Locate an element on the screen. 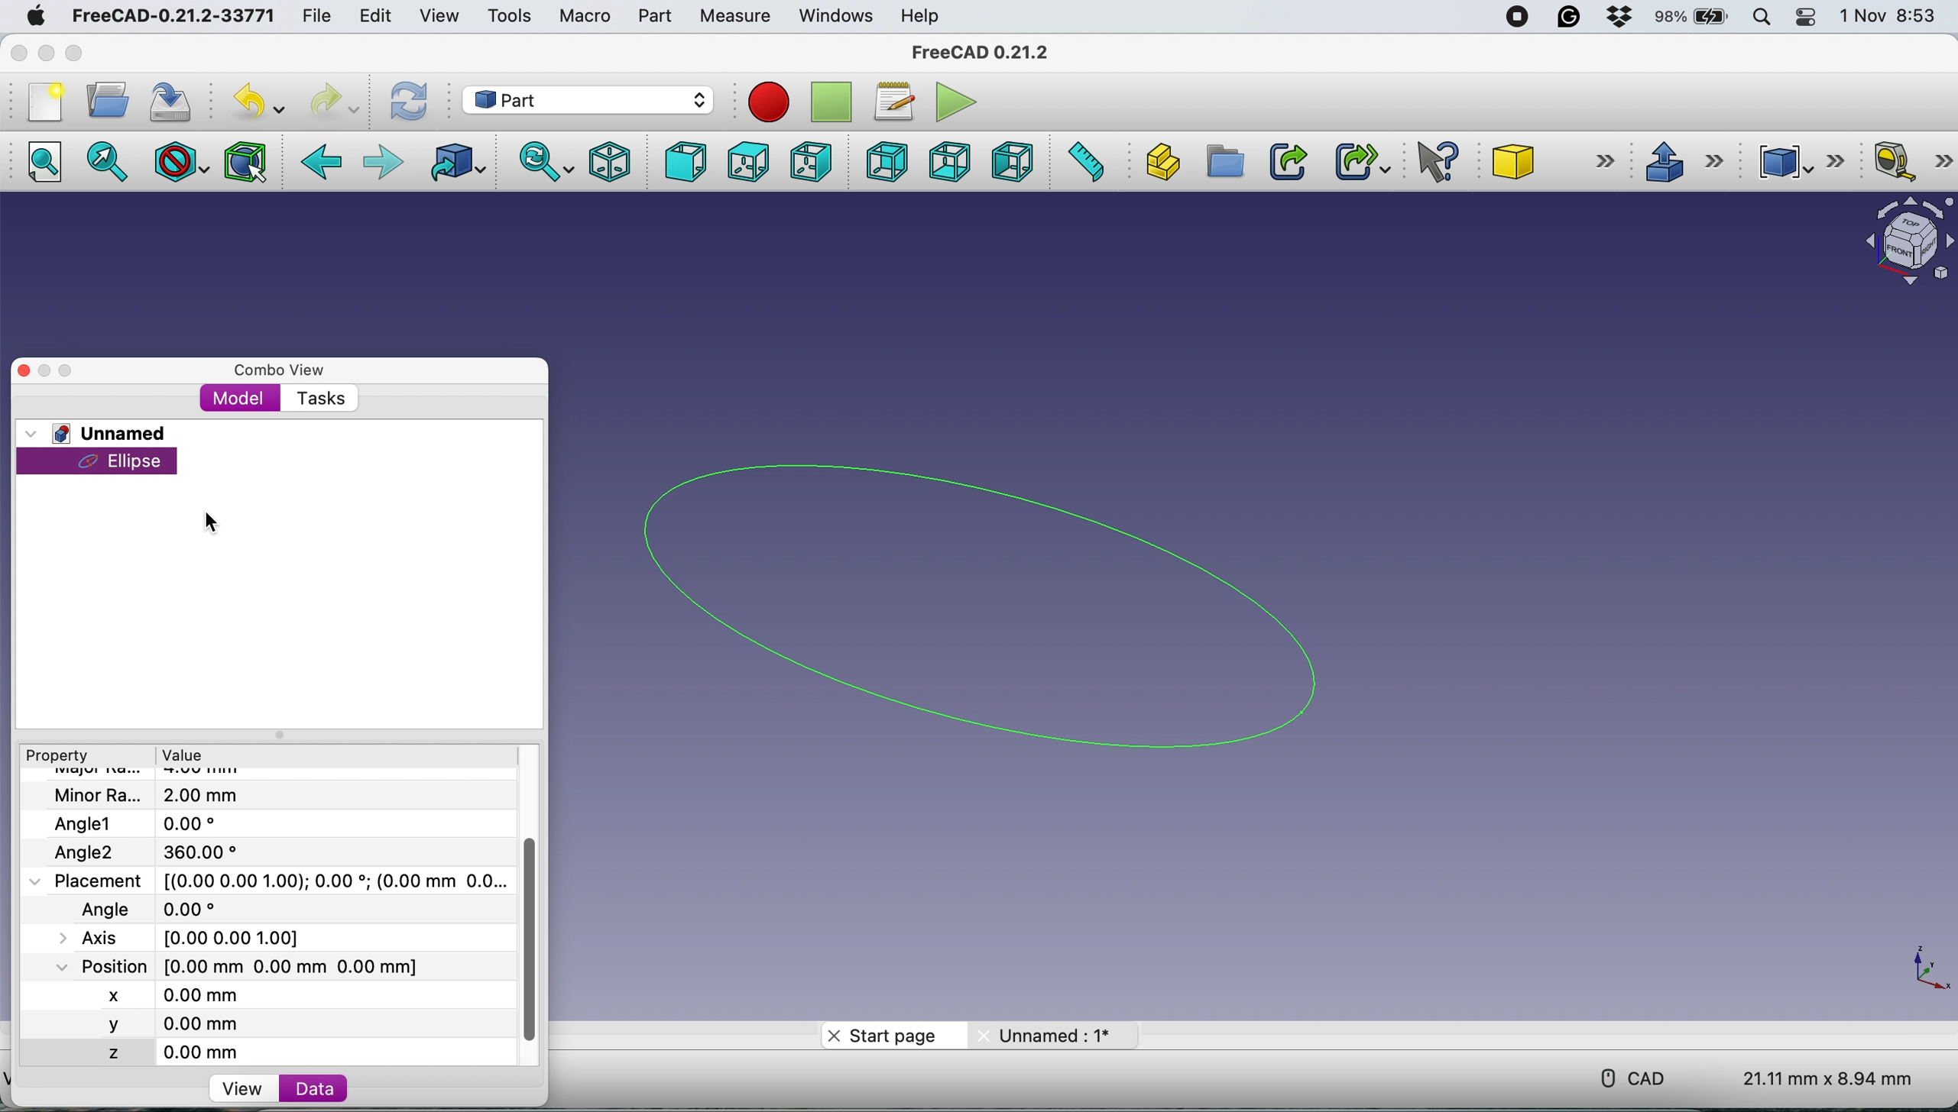 This screenshot has width=1958, height=1112. execute macros is located at coordinates (952, 102).